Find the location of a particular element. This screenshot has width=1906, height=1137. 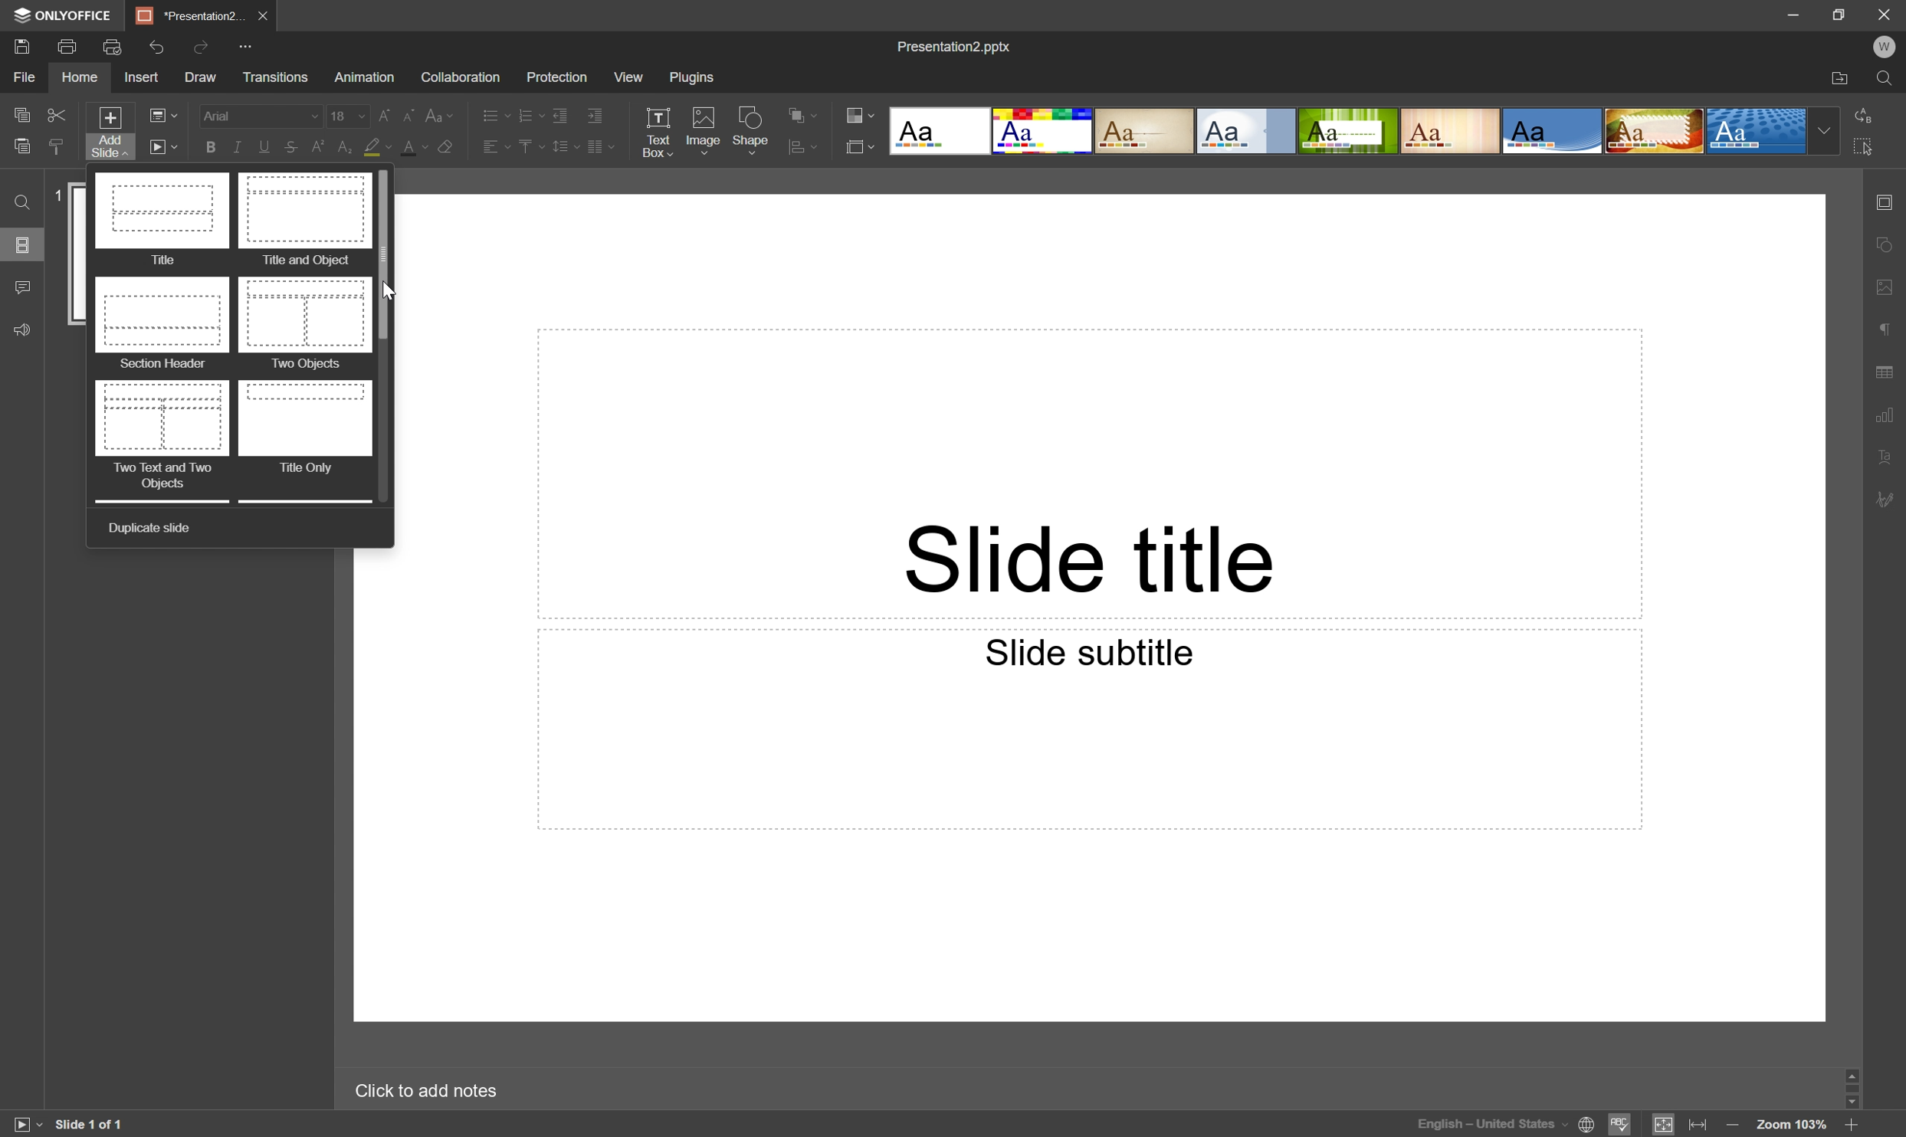

Shape settings is located at coordinates (1888, 243).